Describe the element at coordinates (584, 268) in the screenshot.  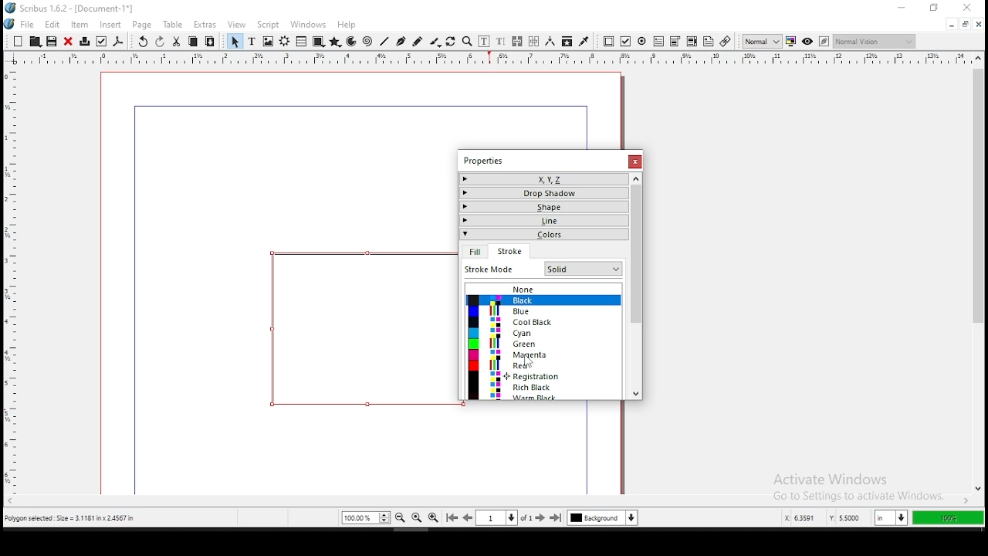
I see `` at that location.